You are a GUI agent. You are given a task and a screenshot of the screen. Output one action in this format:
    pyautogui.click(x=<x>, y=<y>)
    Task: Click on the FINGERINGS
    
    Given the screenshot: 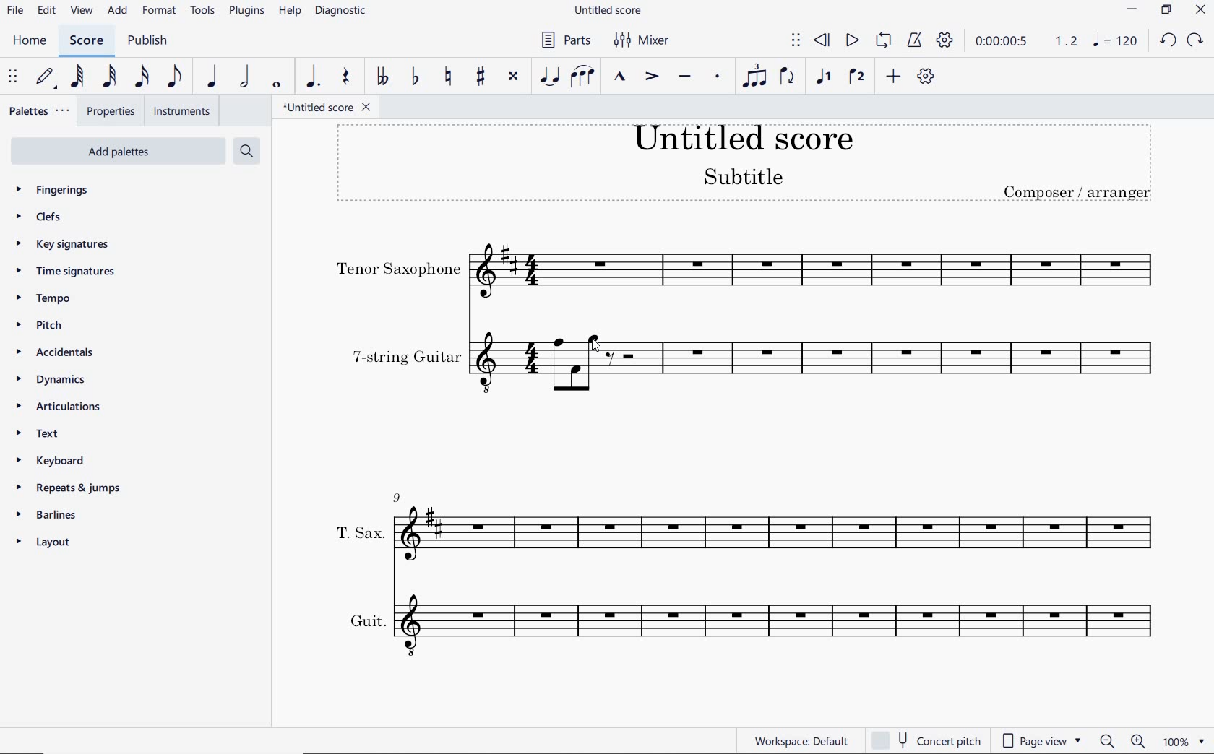 What is the action you would take?
    pyautogui.click(x=61, y=188)
    